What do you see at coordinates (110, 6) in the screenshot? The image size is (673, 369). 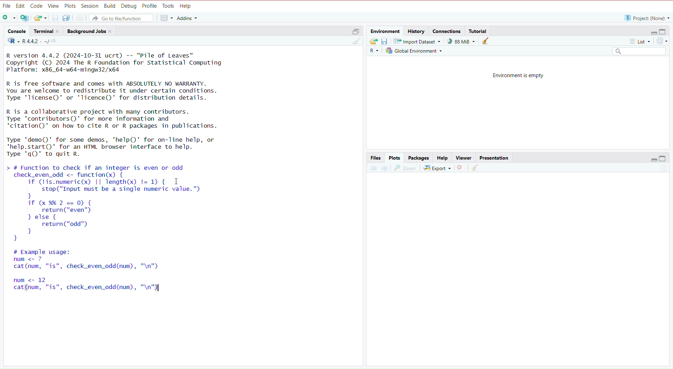 I see `build` at bounding box center [110, 6].